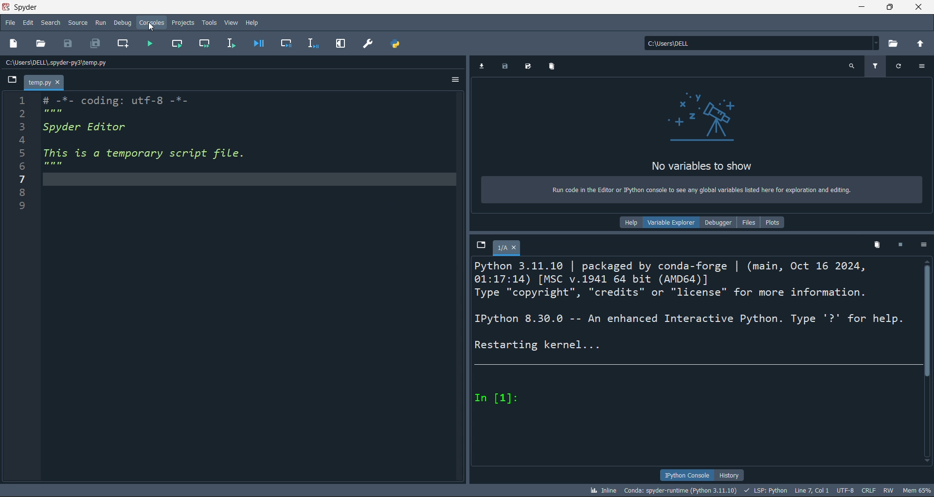 This screenshot has width=934, height=497. What do you see at coordinates (928, 361) in the screenshot?
I see `scroll bat` at bounding box center [928, 361].